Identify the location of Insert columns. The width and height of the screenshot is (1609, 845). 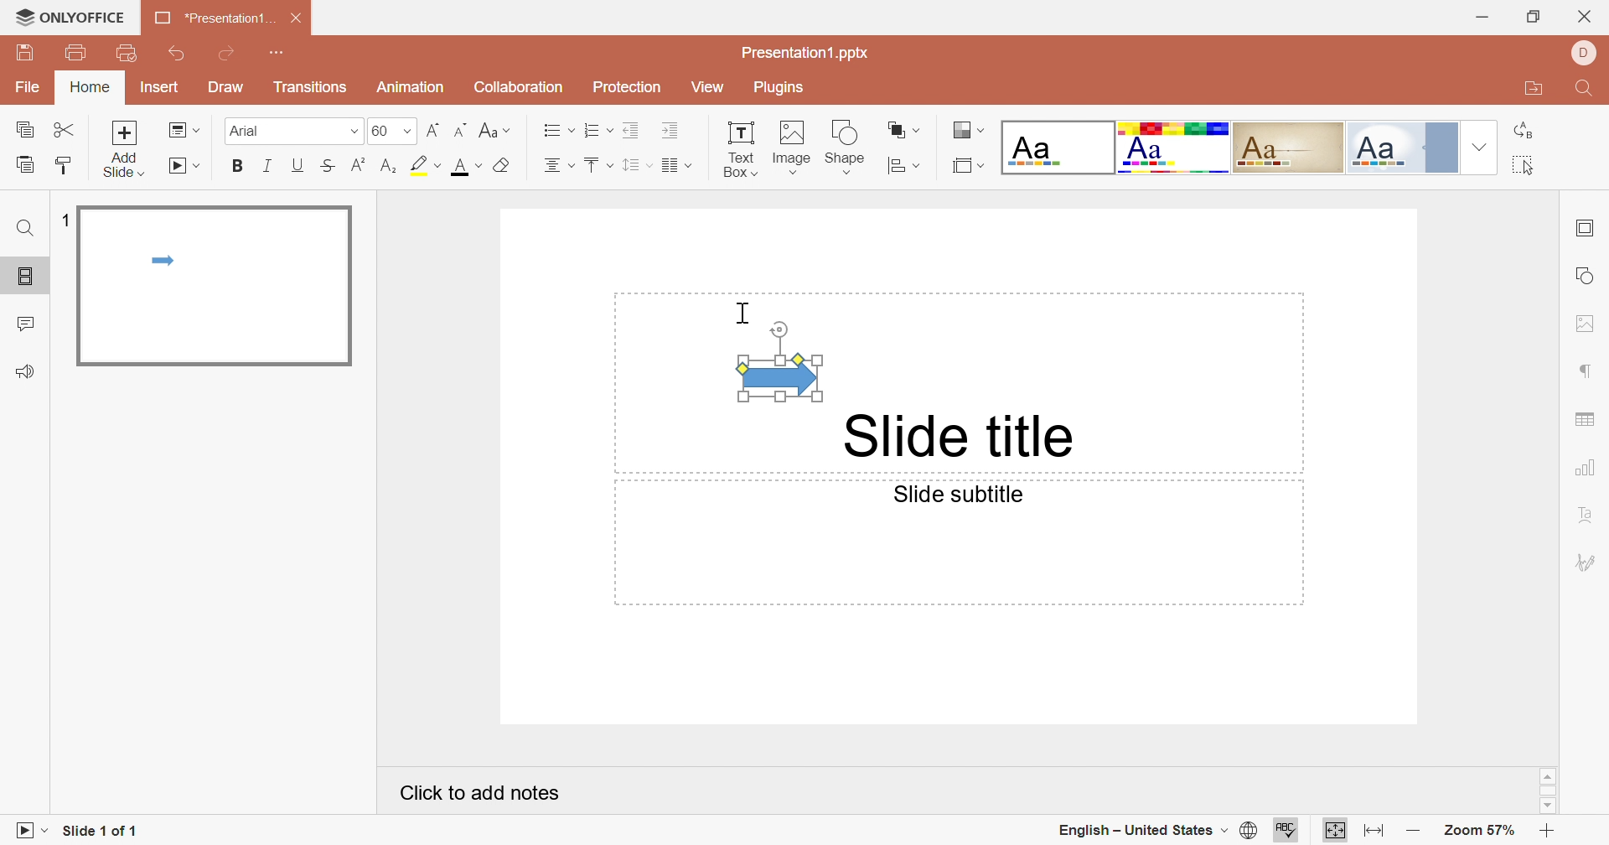
(676, 166).